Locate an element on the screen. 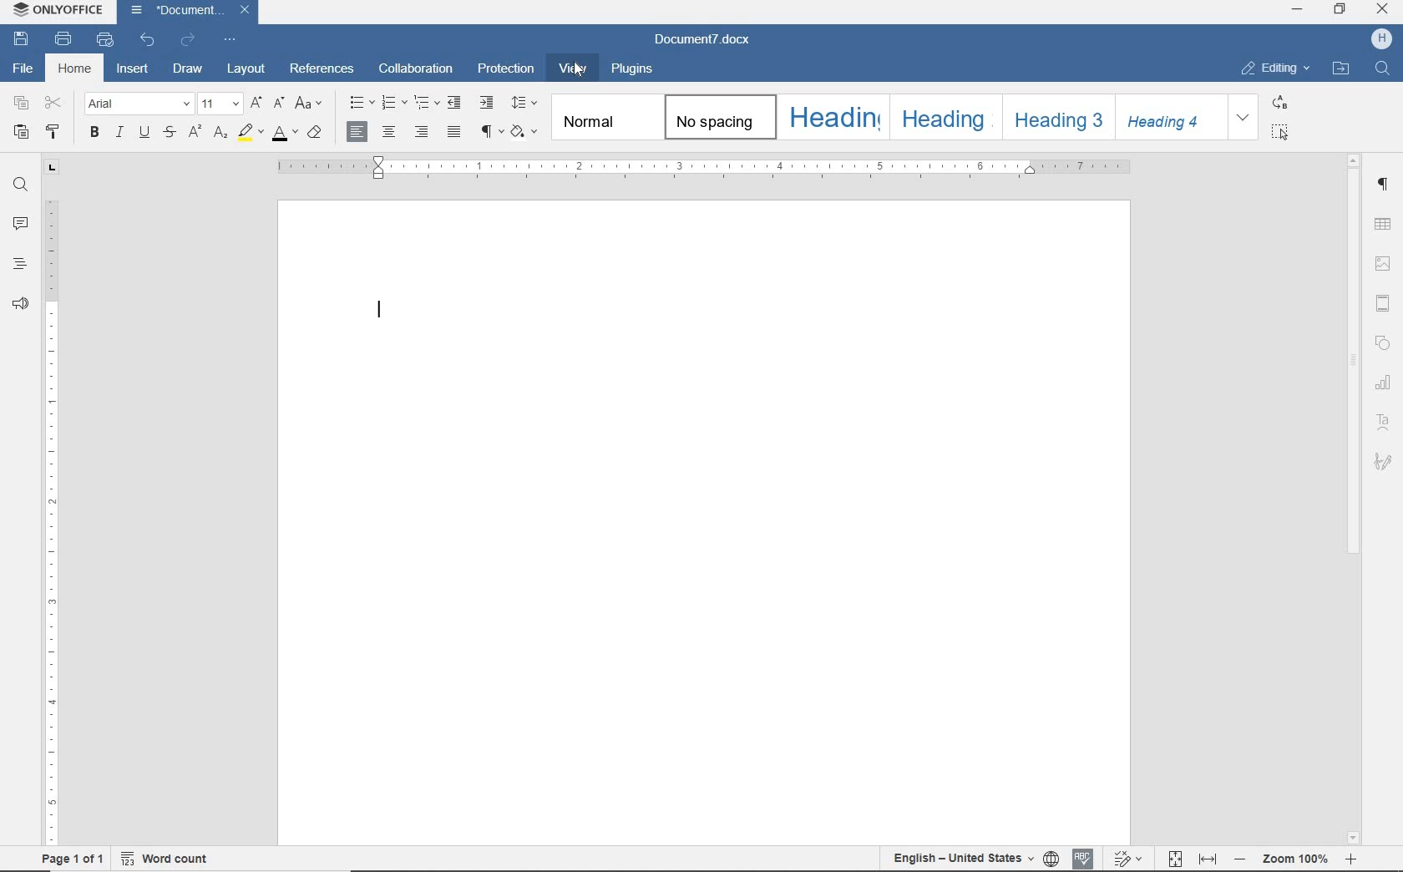 Image resolution: width=1403 pixels, height=872 pixels. INCREASE INDENT is located at coordinates (488, 102).